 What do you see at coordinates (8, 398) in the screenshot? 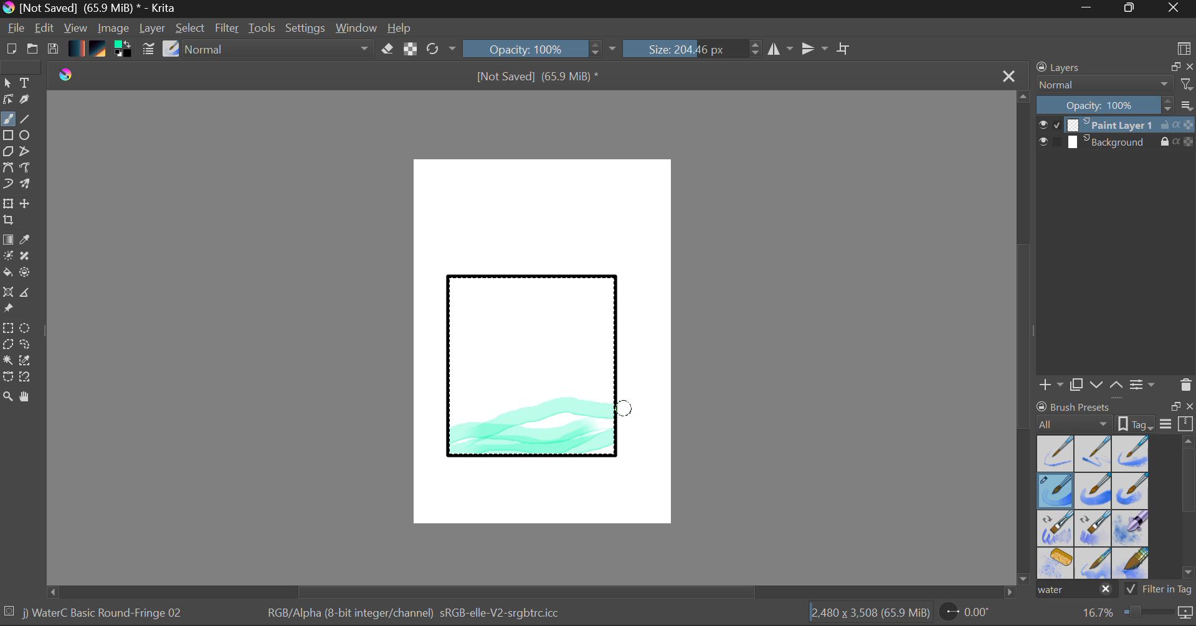
I see `Zoom` at bounding box center [8, 398].